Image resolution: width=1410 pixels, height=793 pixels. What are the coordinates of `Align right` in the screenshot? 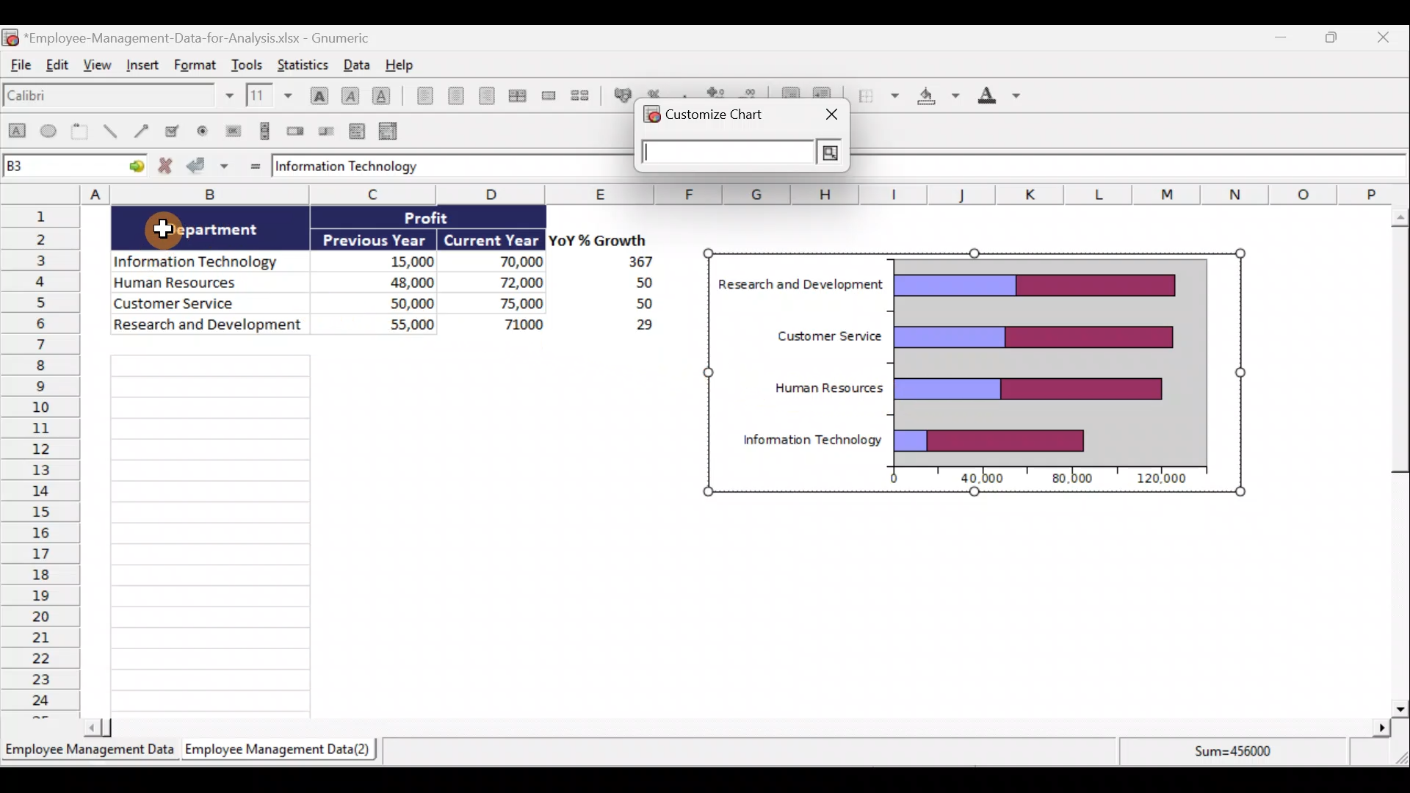 It's located at (486, 95).